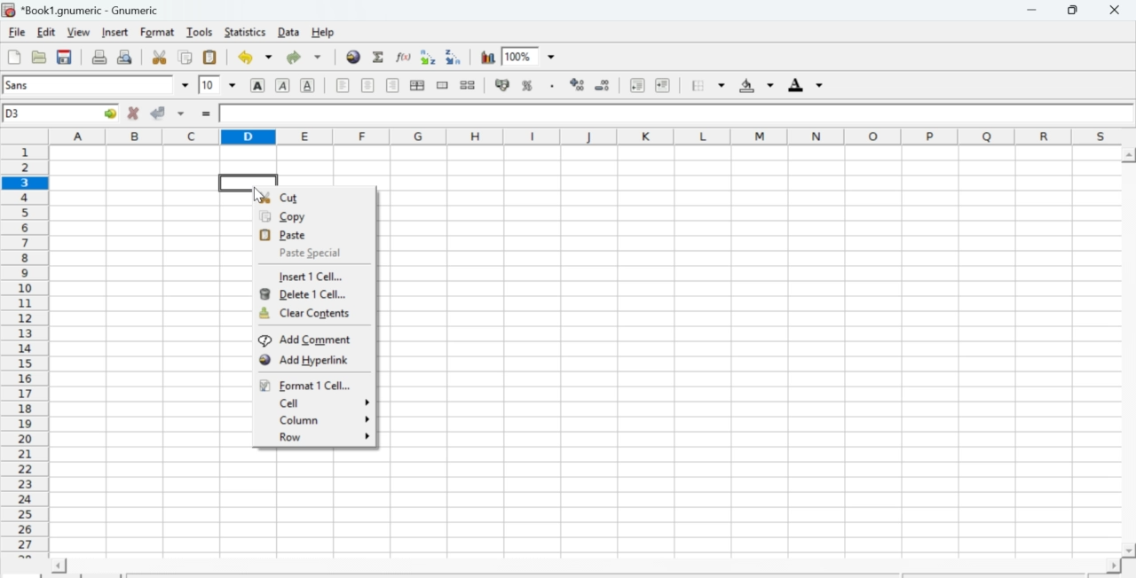 Image resolution: width=1136 pixels, height=578 pixels. Describe the element at coordinates (307, 253) in the screenshot. I see `Paste Special` at that location.